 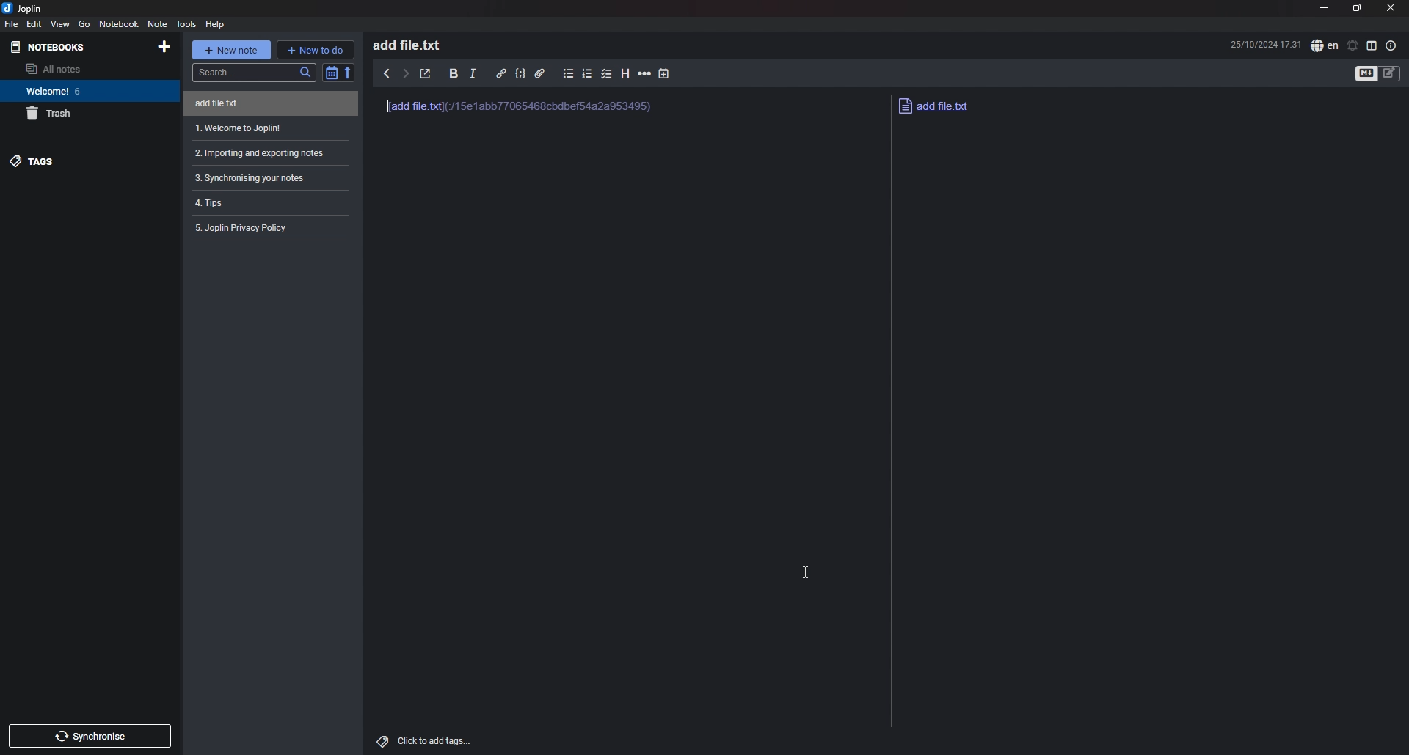 What do you see at coordinates (76, 68) in the screenshot?
I see `all notes` at bounding box center [76, 68].